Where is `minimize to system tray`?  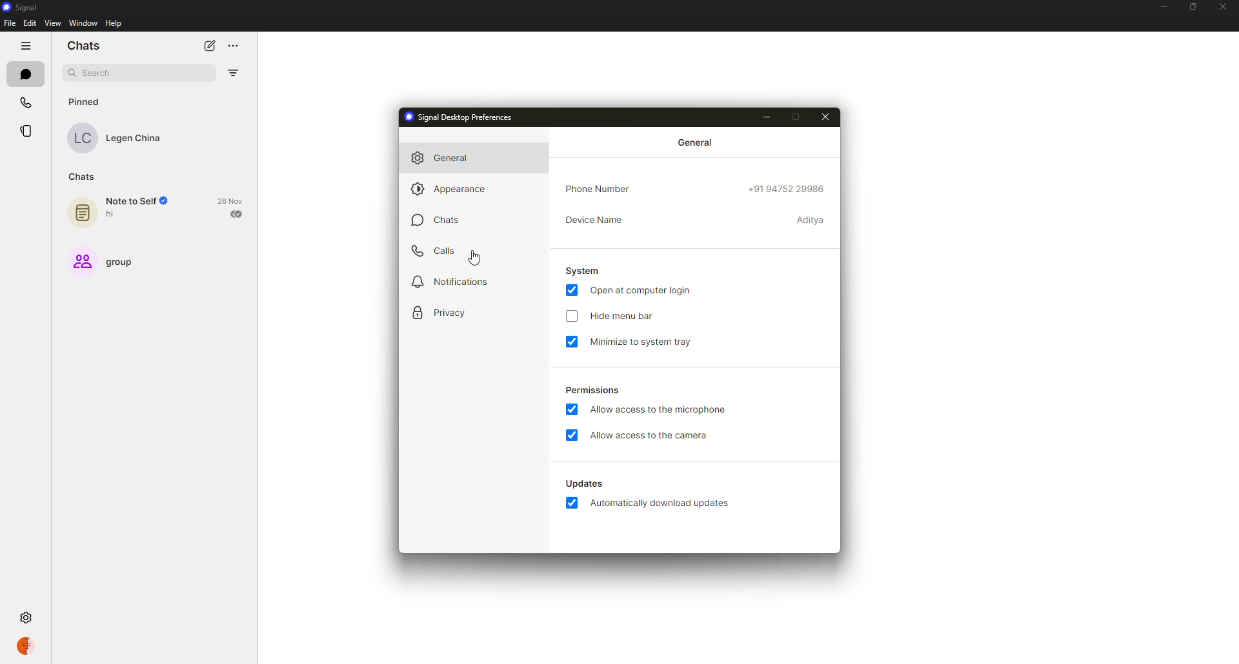
minimize to system tray is located at coordinates (653, 342).